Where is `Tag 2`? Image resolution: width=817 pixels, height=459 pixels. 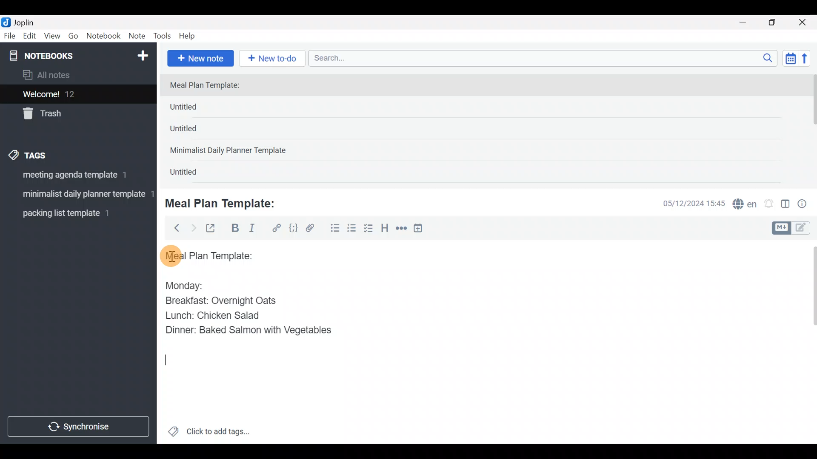 Tag 2 is located at coordinates (78, 195).